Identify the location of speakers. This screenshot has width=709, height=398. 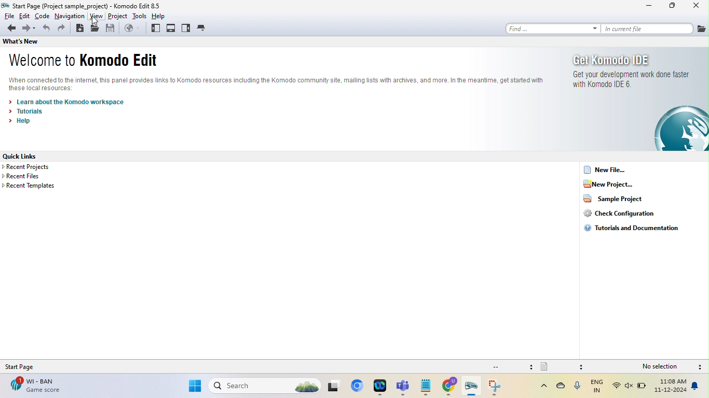
(630, 387).